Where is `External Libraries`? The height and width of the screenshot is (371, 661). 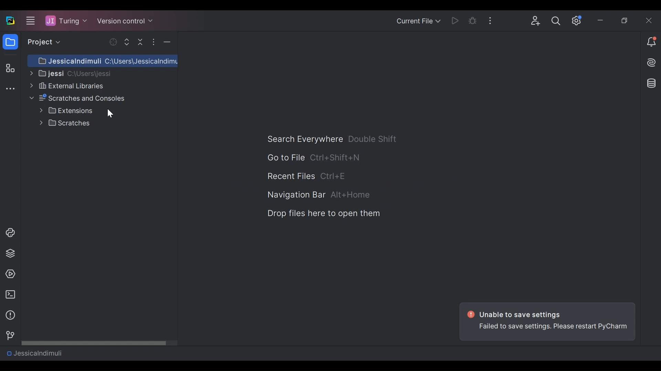 External Libraries is located at coordinates (66, 86).